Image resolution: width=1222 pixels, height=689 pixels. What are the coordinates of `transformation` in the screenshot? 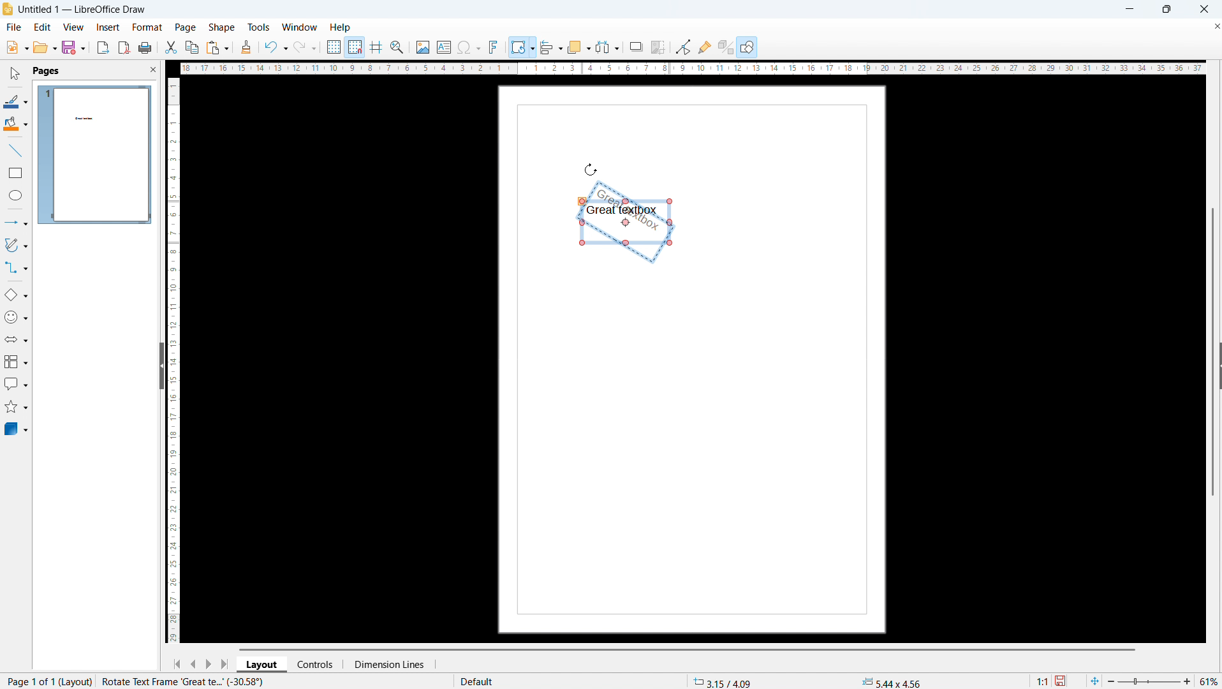 It's located at (522, 47).